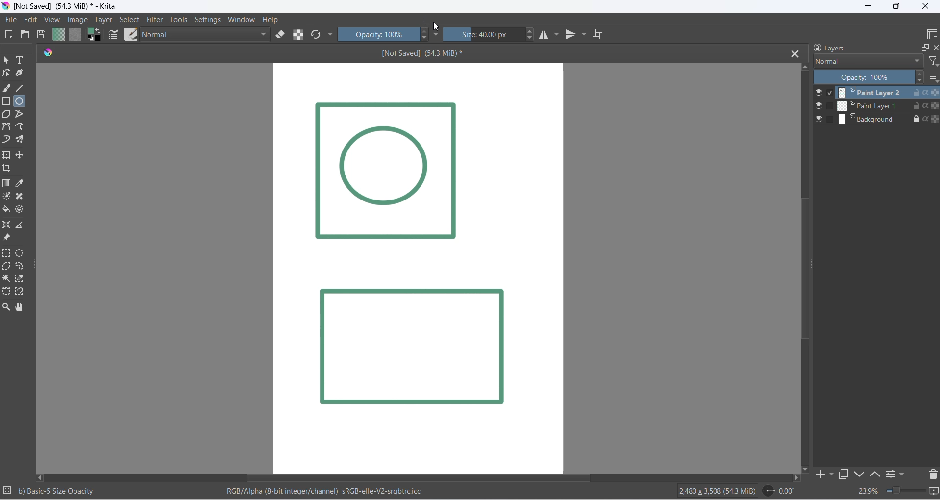 The image size is (940, 500). Describe the element at coordinates (870, 92) in the screenshot. I see `Paint Layer 3` at that location.